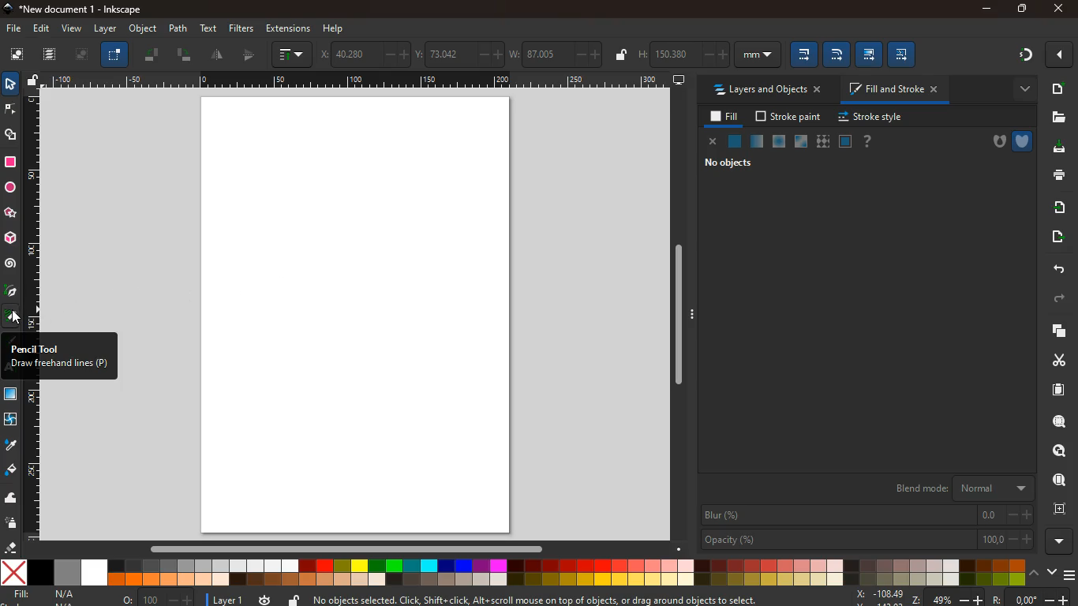  Describe the element at coordinates (333, 29) in the screenshot. I see `help` at that location.